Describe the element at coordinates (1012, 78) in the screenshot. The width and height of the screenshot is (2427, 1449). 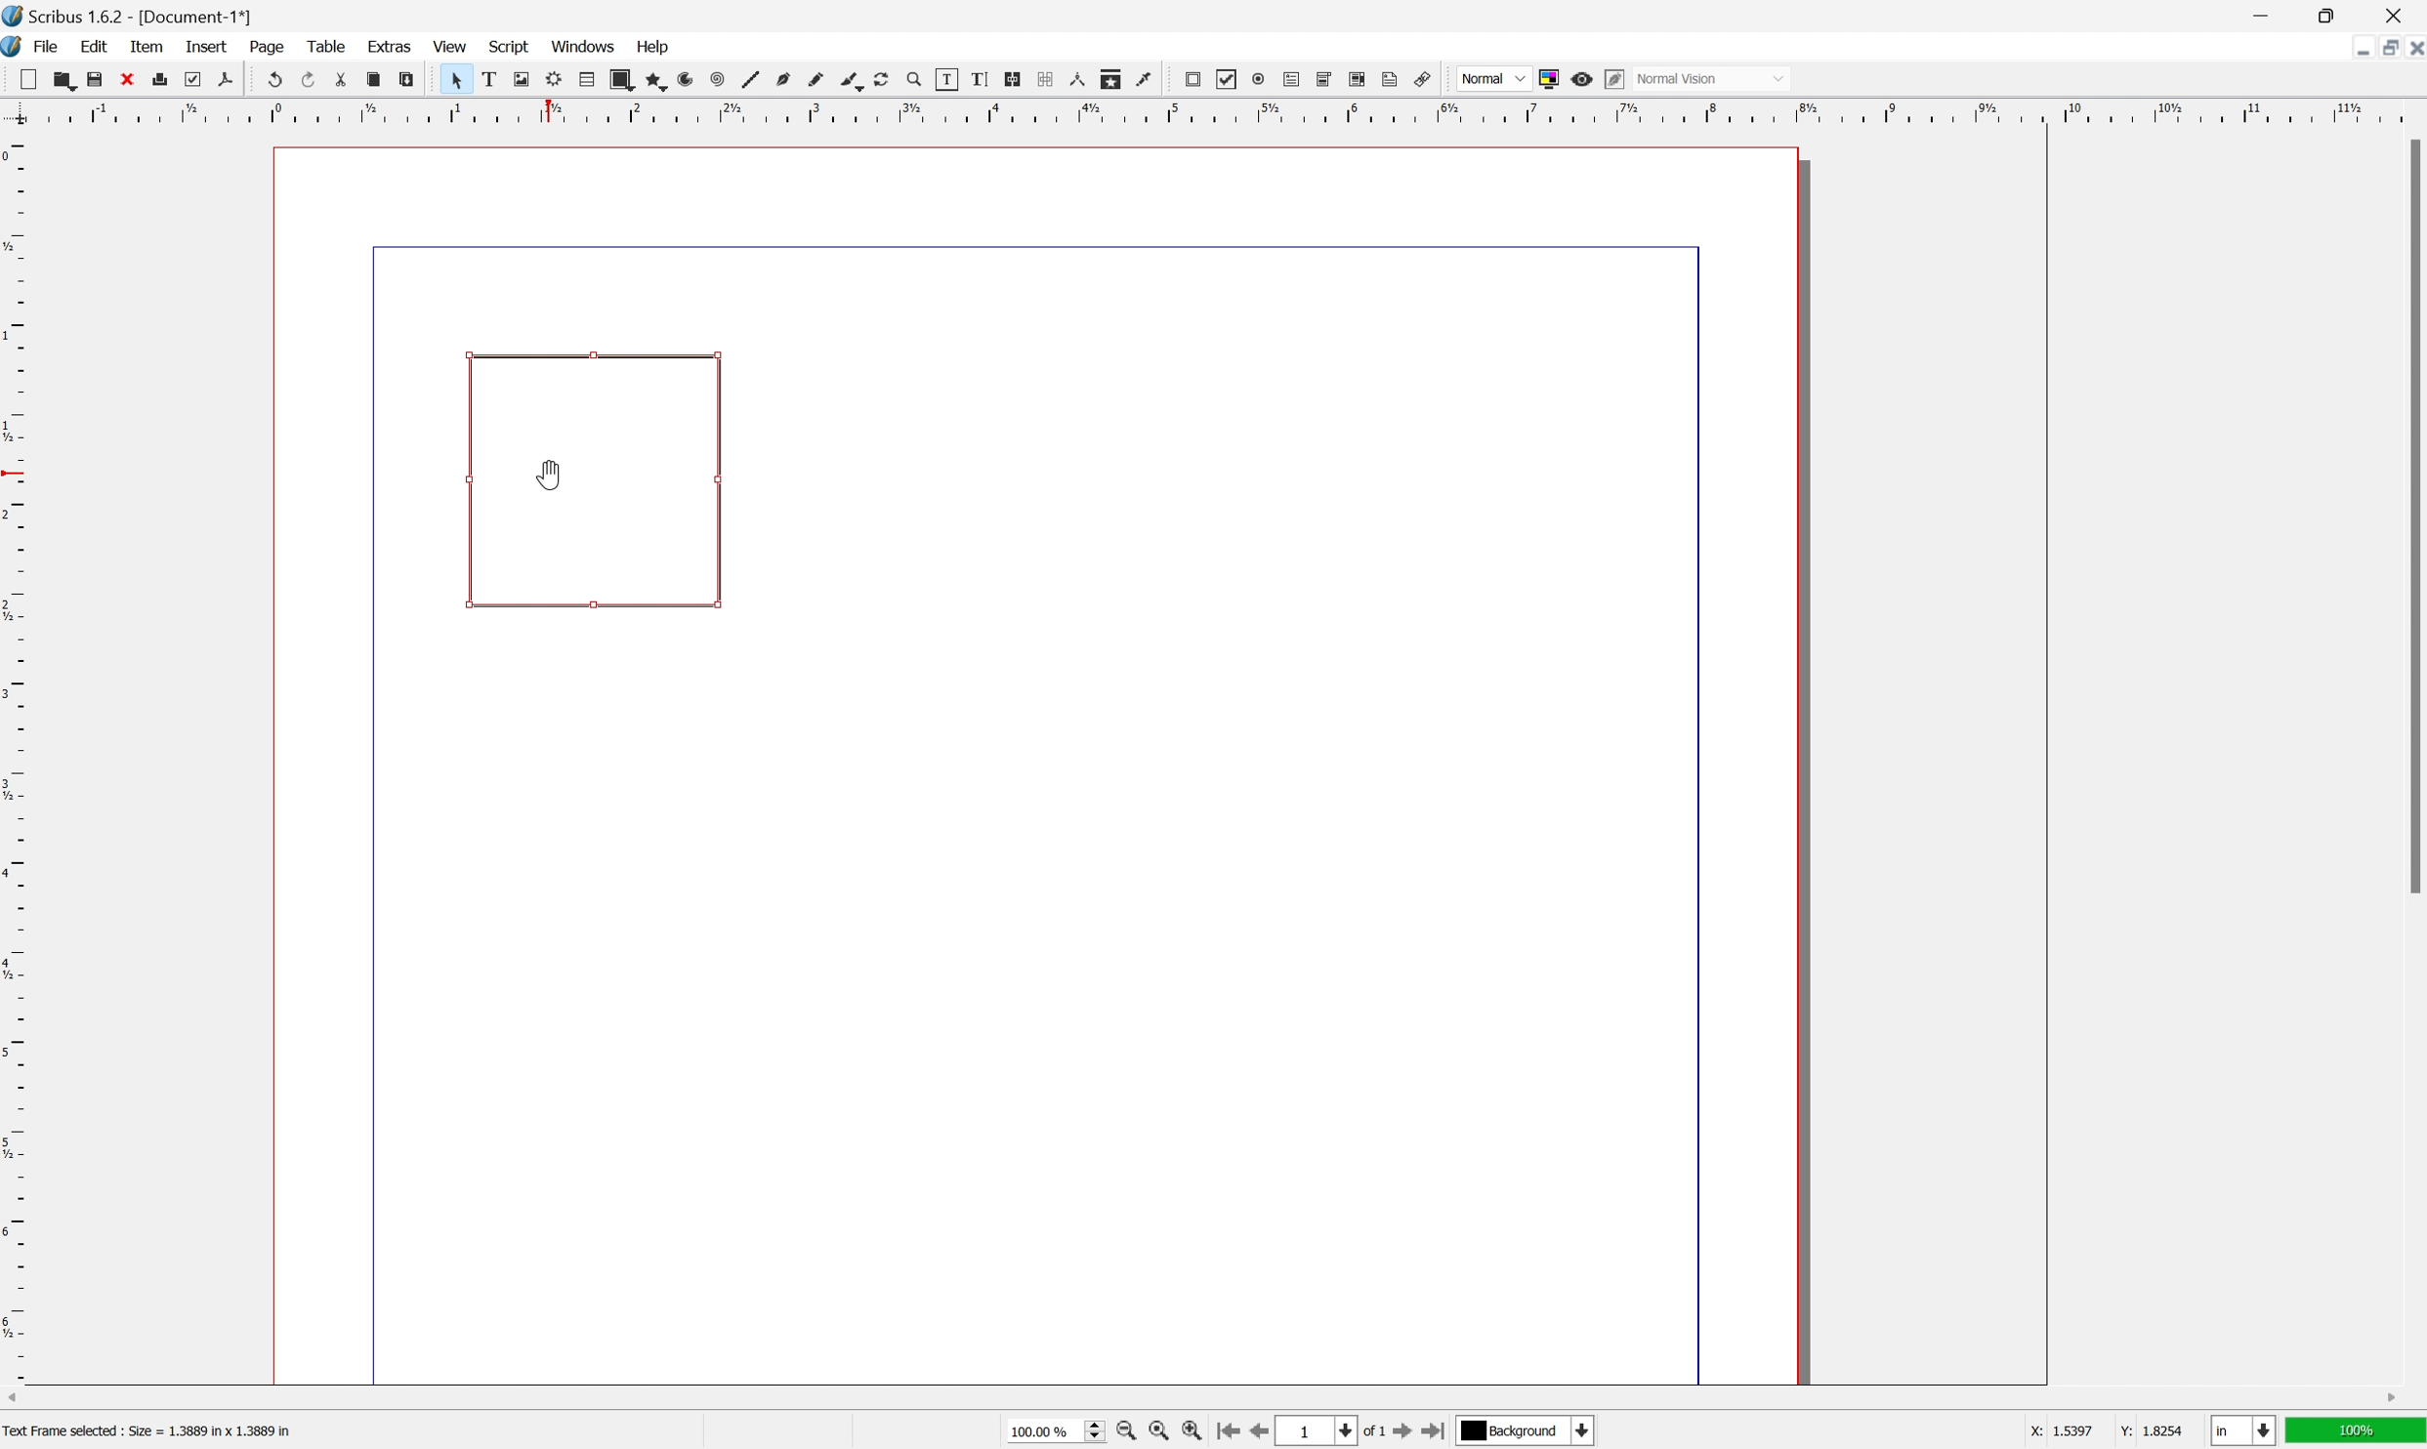
I see `link text frames` at that location.